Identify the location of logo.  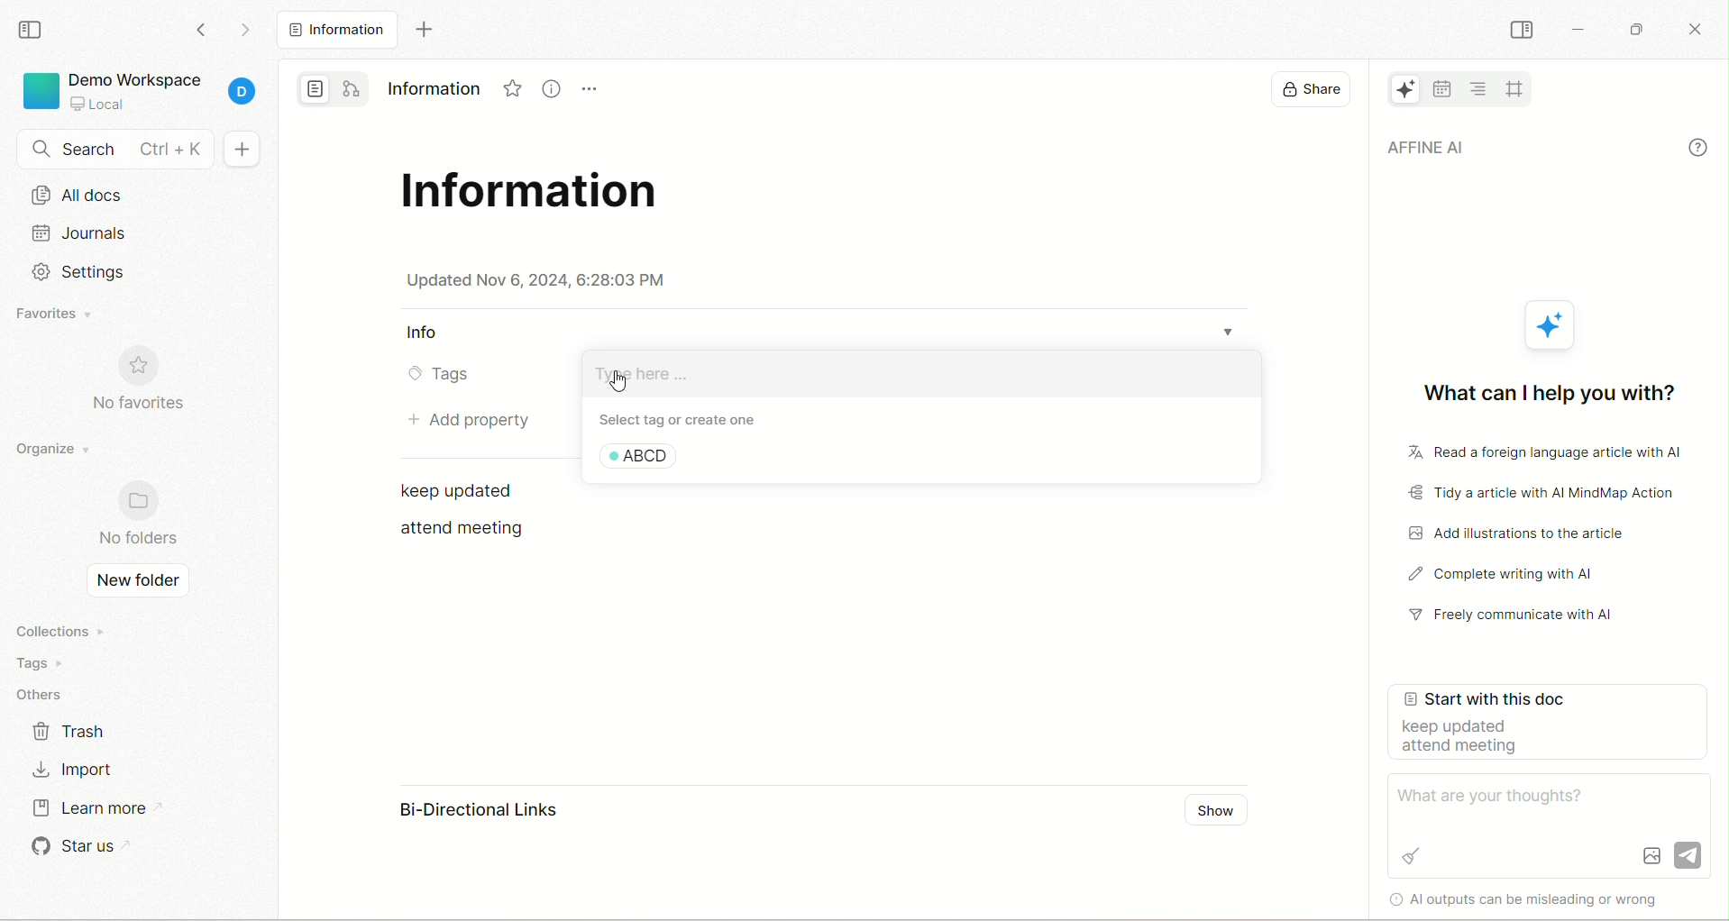
(39, 94).